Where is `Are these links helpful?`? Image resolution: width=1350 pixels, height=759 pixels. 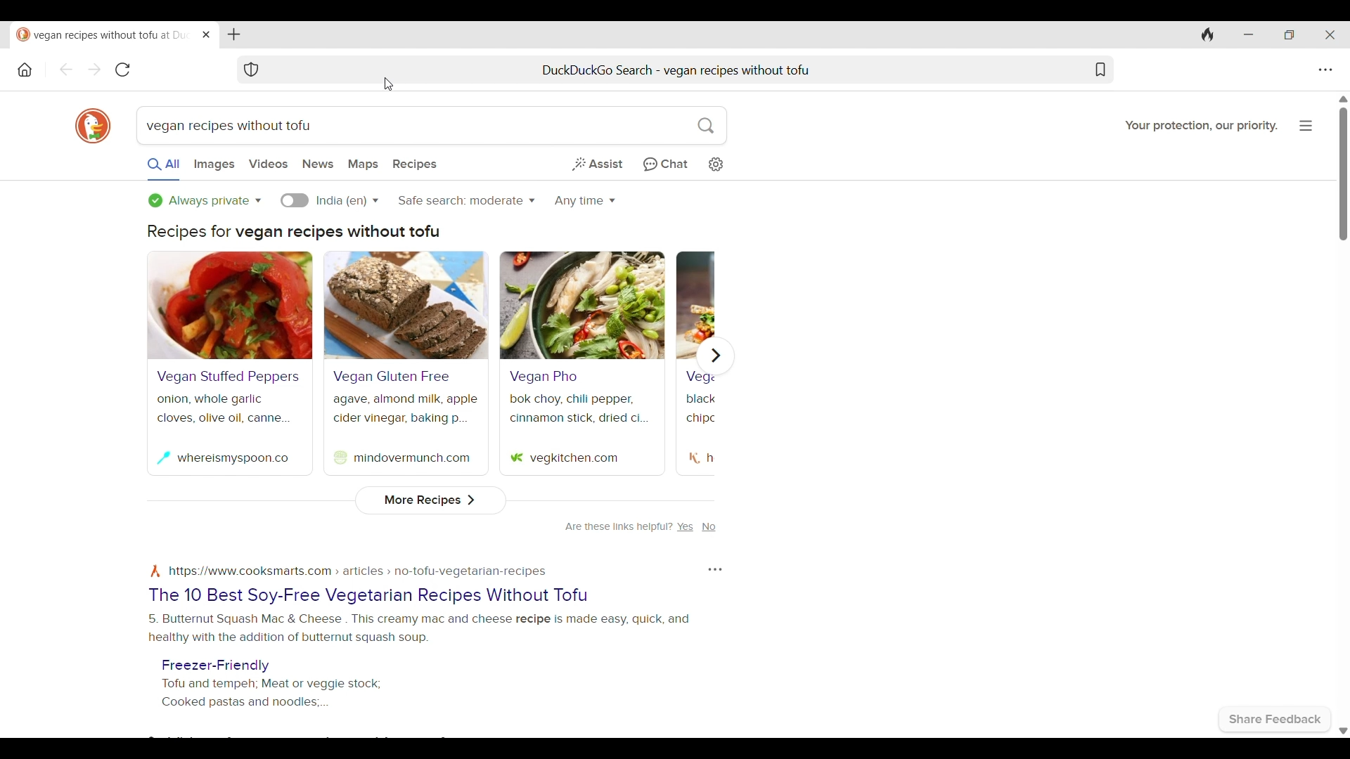 Are these links helpful? is located at coordinates (619, 527).